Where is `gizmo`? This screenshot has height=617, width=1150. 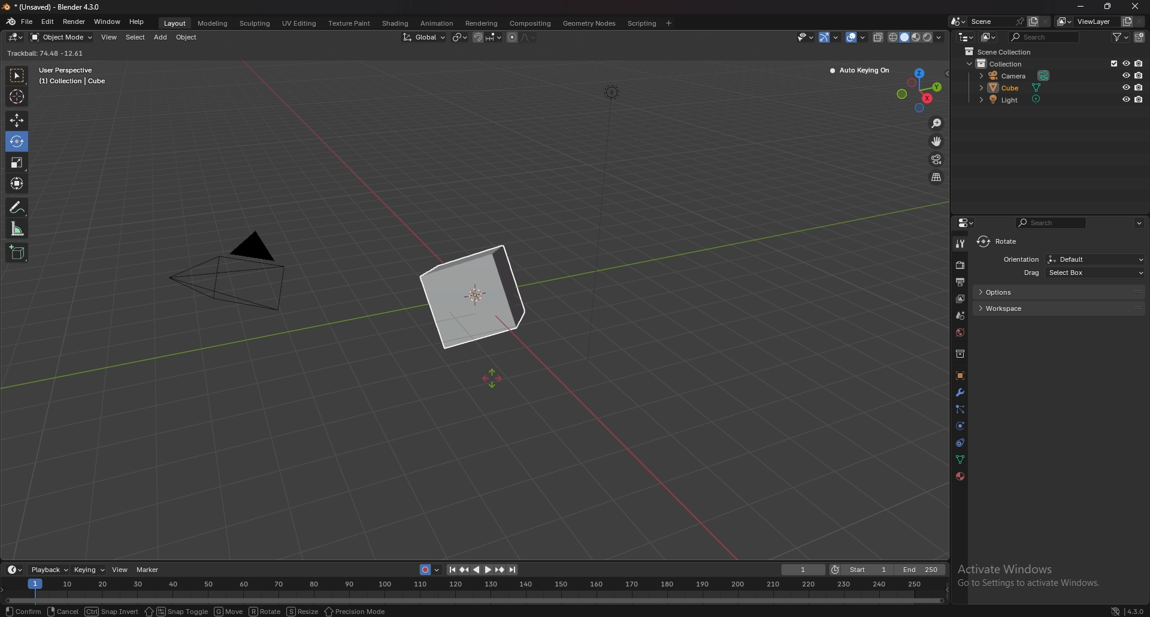 gizmo is located at coordinates (831, 37).